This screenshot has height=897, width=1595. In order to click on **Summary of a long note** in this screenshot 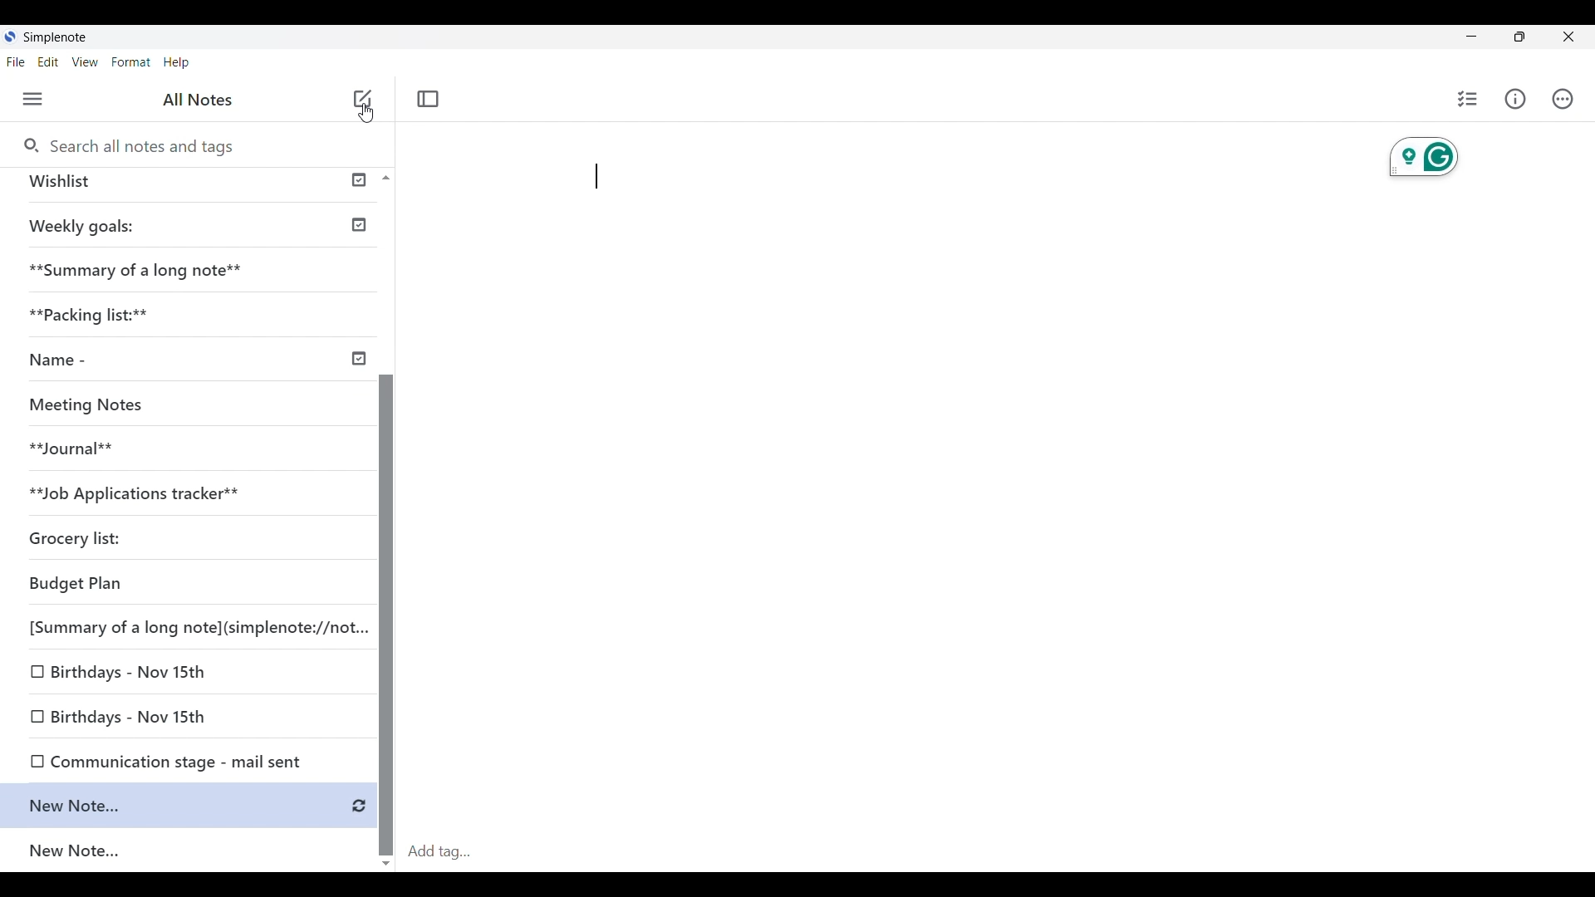, I will do `click(145, 268)`.